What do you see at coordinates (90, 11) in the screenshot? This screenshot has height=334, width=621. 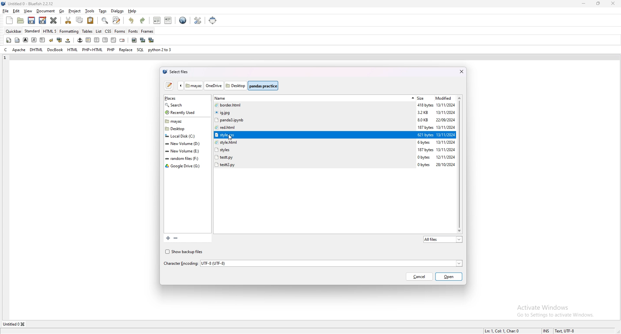 I see `tools` at bounding box center [90, 11].